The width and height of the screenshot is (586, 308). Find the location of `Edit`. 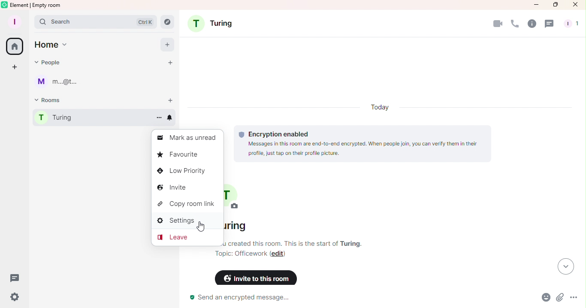

Edit is located at coordinates (281, 254).